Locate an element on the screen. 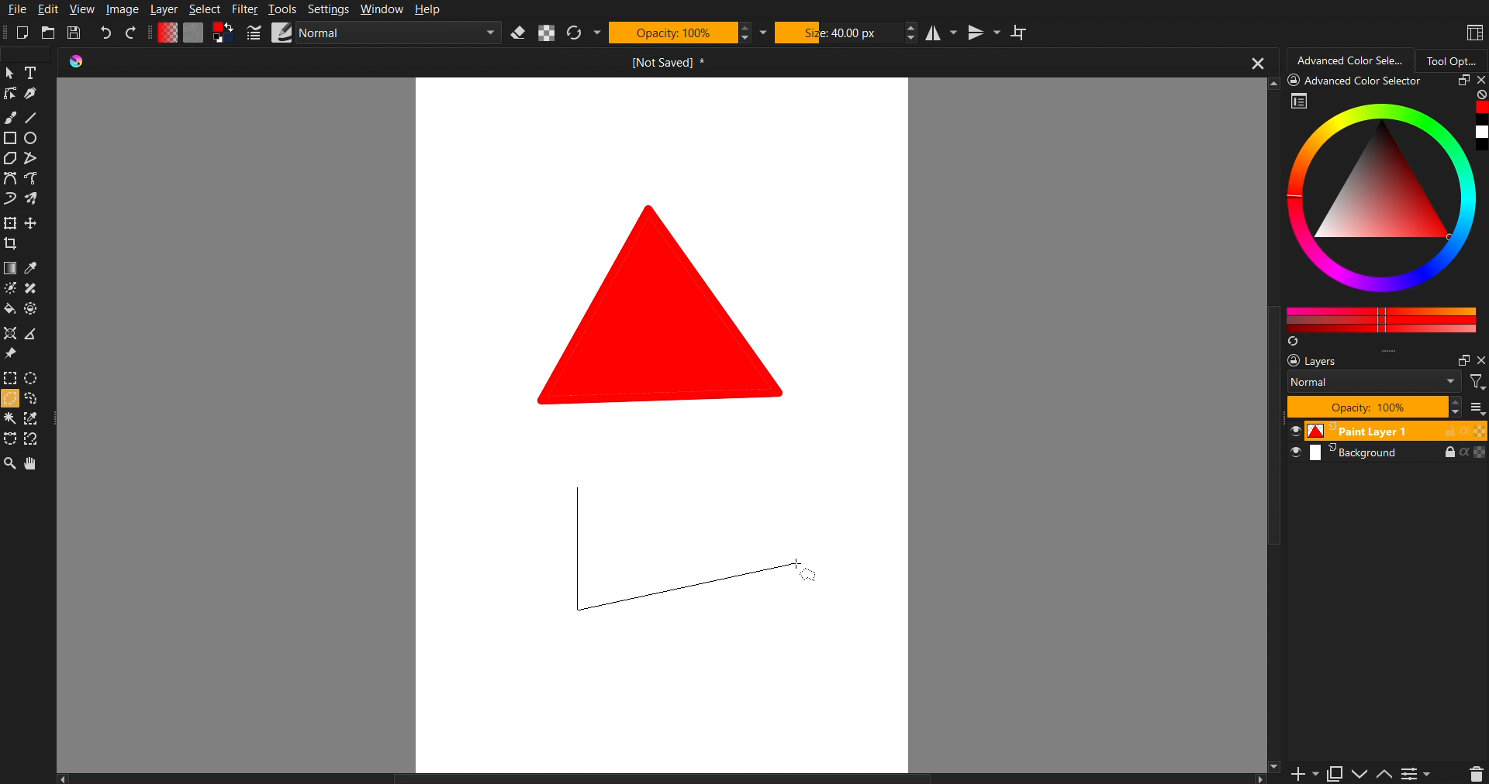 The image size is (1489, 784). Pin is located at coordinates (9, 355).